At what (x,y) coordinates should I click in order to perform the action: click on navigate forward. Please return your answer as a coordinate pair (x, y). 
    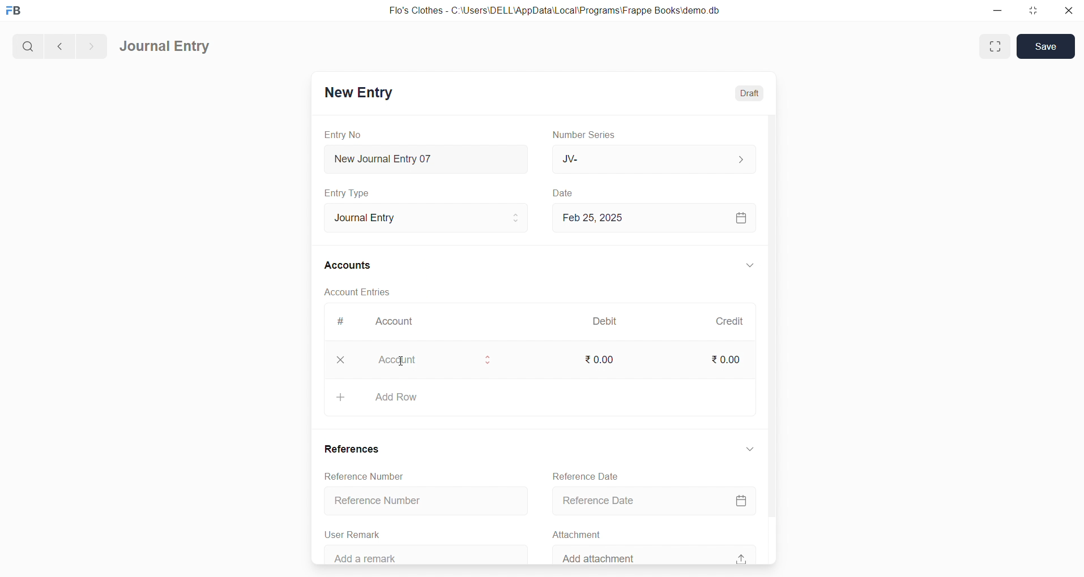
    Looking at the image, I should click on (91, 45).